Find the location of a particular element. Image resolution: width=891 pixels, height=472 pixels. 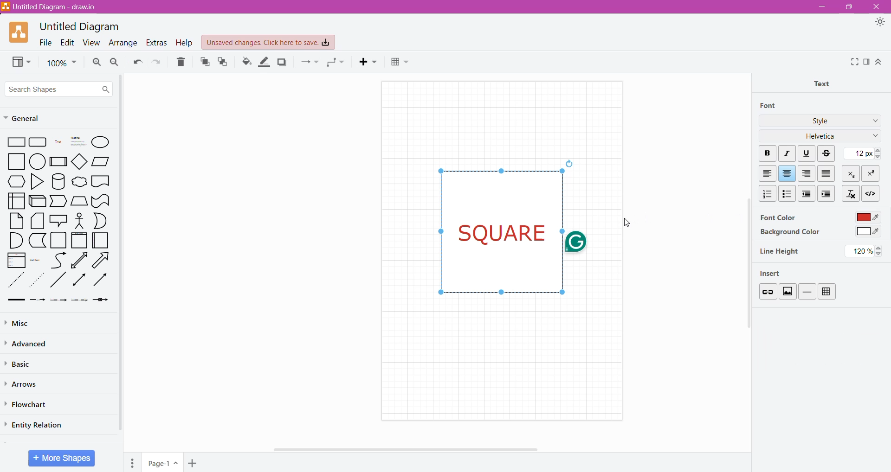

Shadow is located at coordinates (285, 63).